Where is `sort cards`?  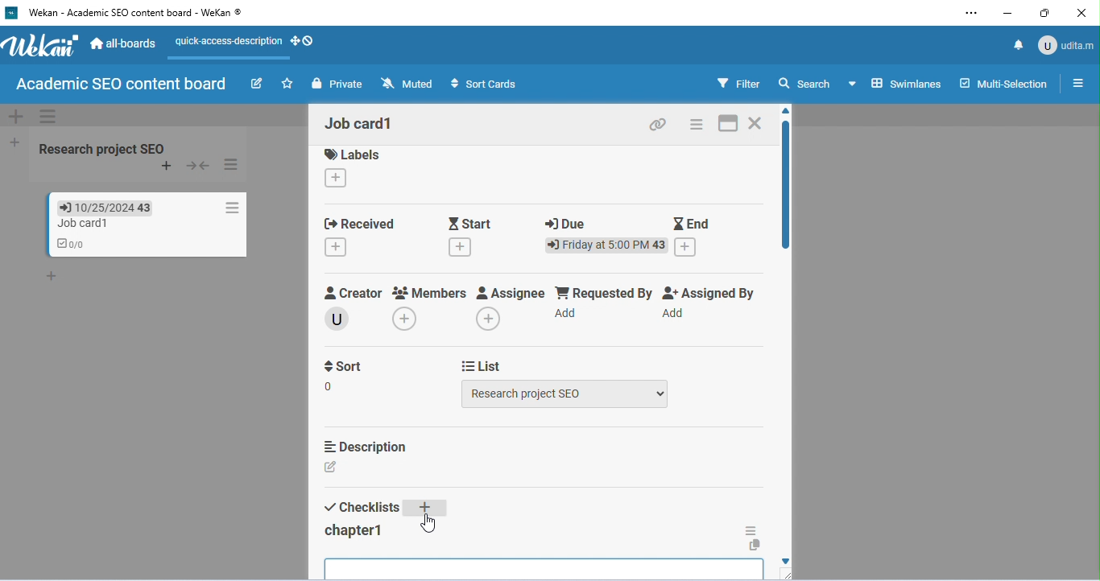
sort cards is located at coordinates (486, 84).